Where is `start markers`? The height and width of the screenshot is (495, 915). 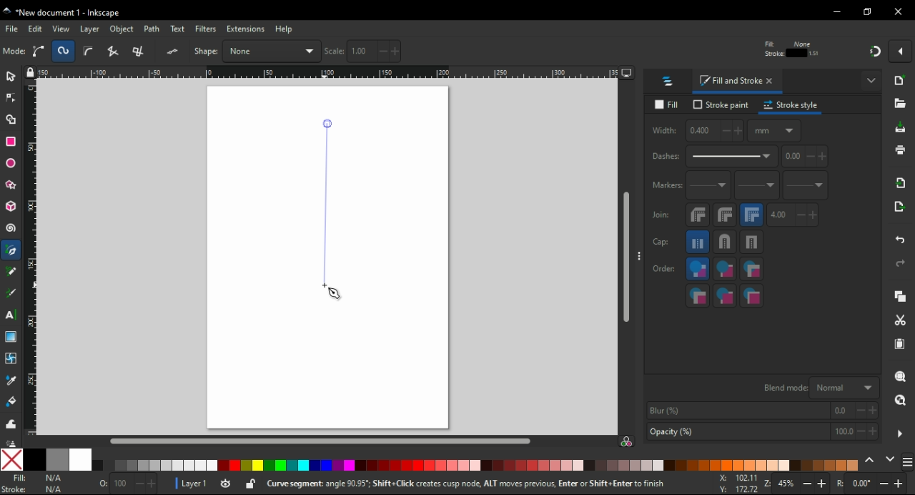
start markers is located at coordinates (708, 186).